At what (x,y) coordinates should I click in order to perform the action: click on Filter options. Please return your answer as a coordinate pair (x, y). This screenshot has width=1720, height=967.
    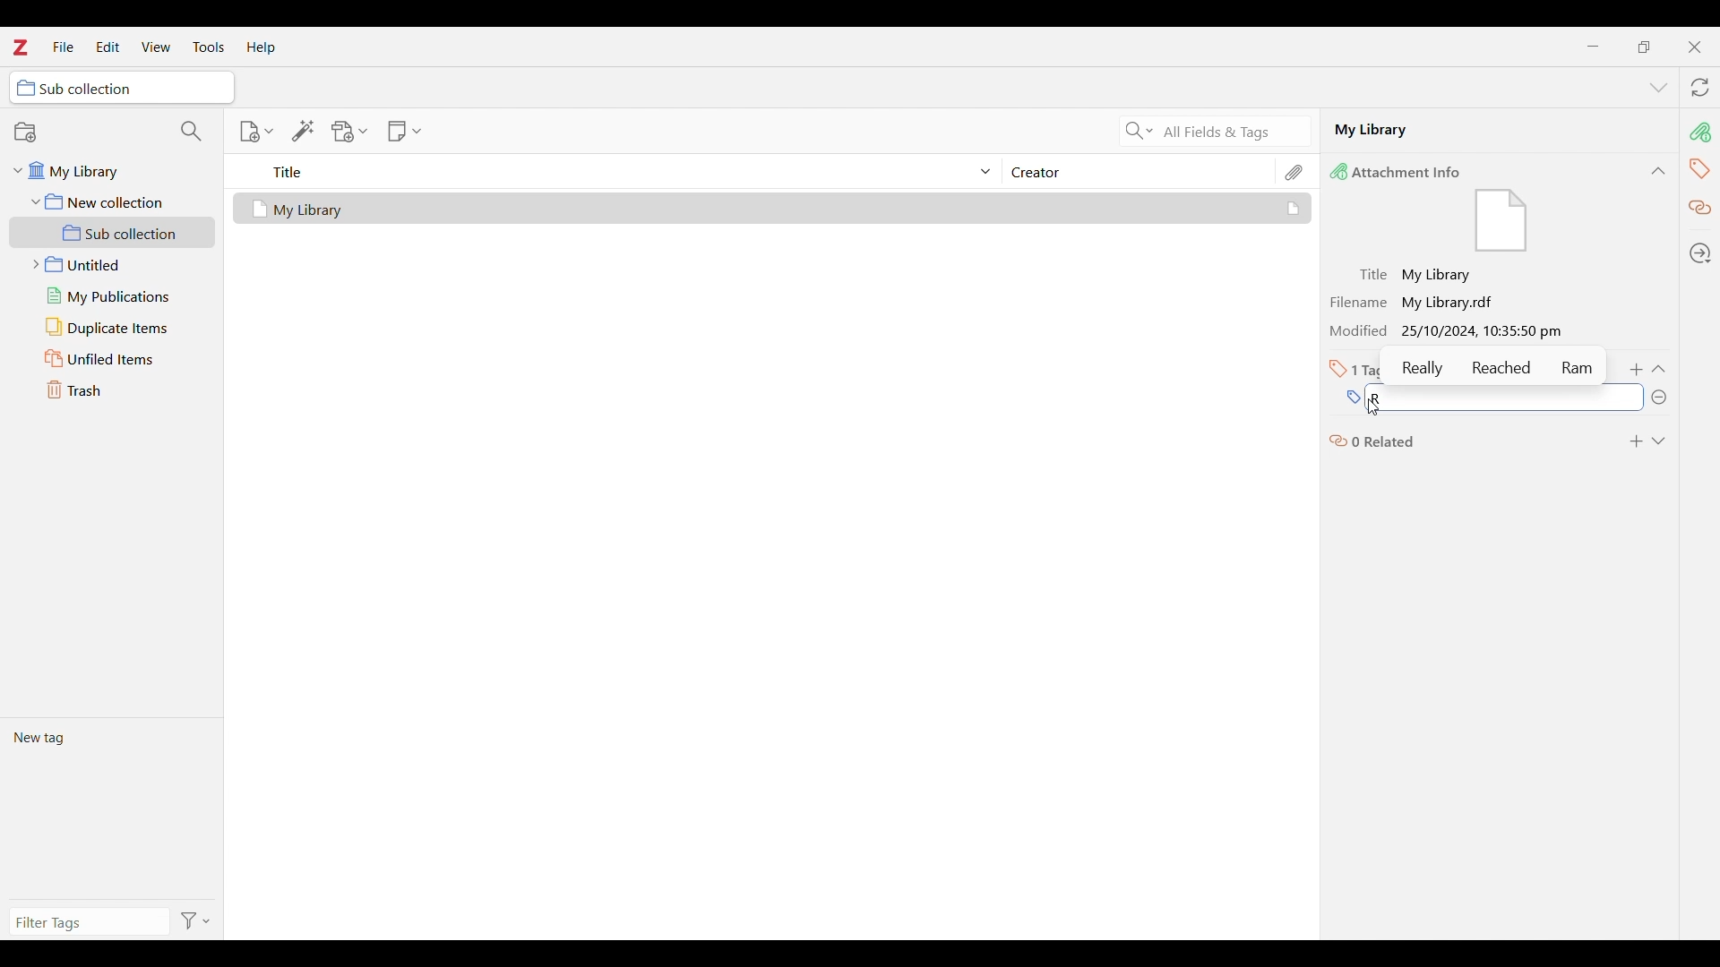
    Looking at the image, I should click on (196, 922).